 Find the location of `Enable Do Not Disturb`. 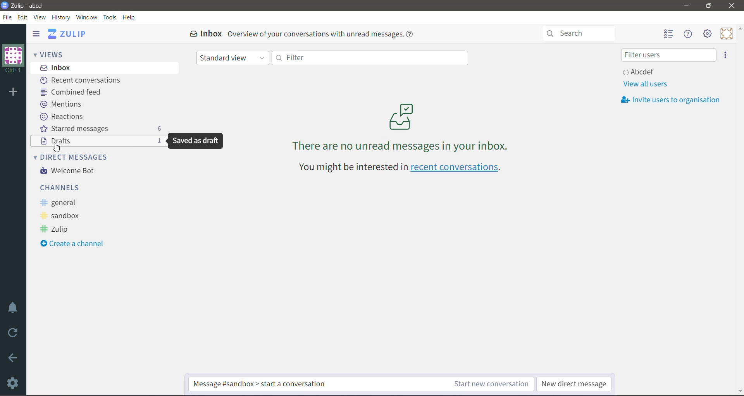

Enable Do Not Disturb is located at coordinates (13, 308).